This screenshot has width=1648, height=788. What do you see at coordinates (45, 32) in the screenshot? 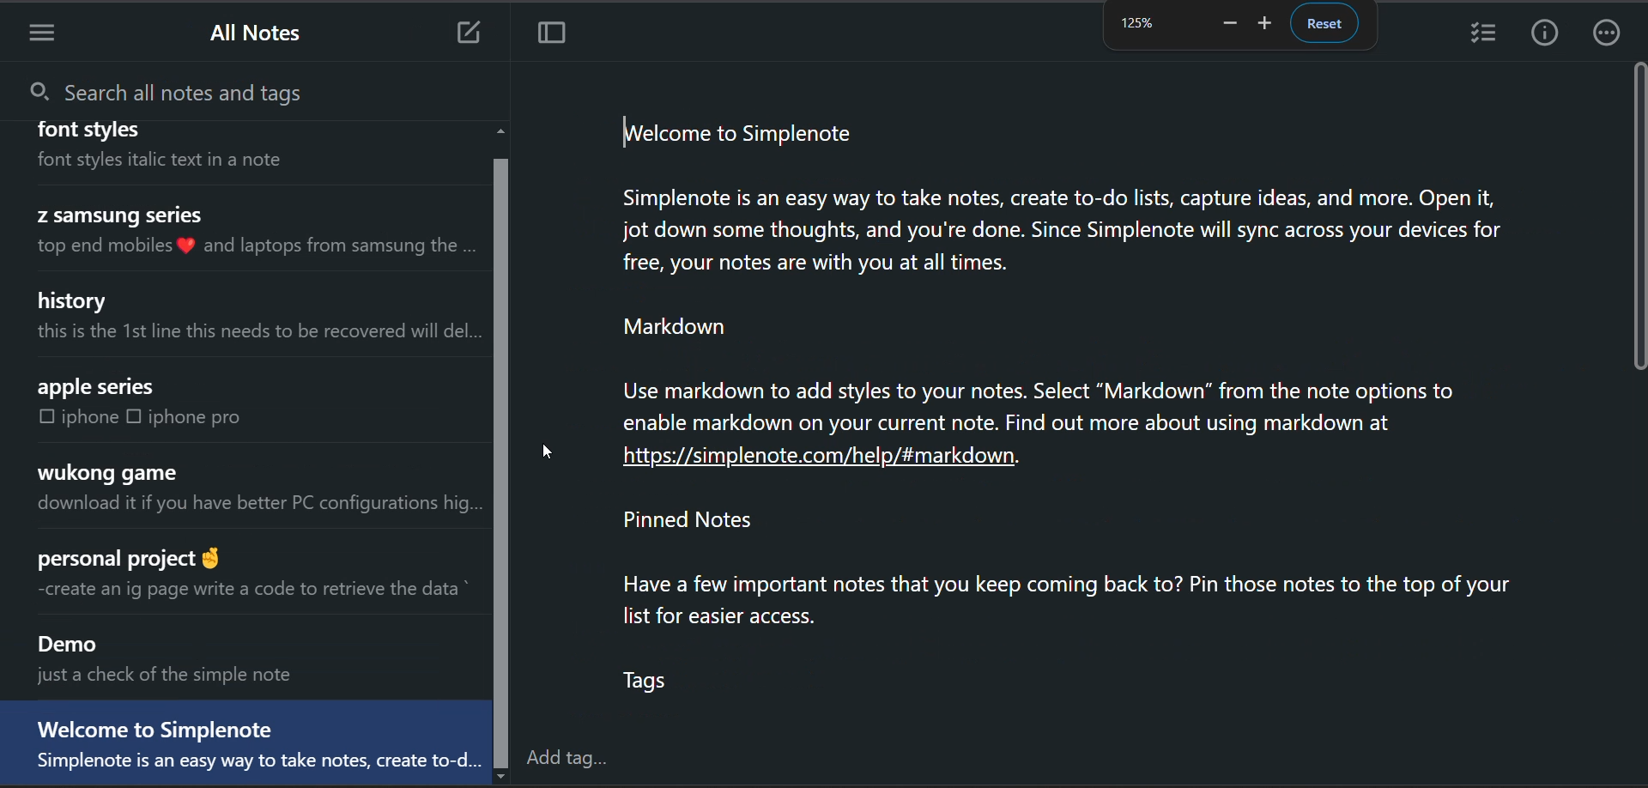
I see `menu` at bounding box center [45, 32].